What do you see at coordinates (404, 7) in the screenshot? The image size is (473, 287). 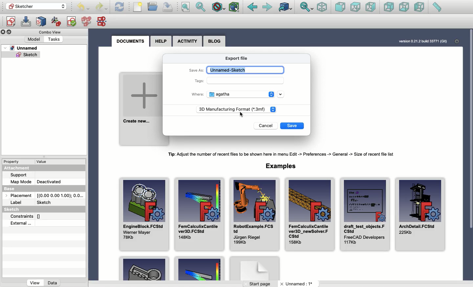 I see `Bottom` at bounding box center [404, 7].